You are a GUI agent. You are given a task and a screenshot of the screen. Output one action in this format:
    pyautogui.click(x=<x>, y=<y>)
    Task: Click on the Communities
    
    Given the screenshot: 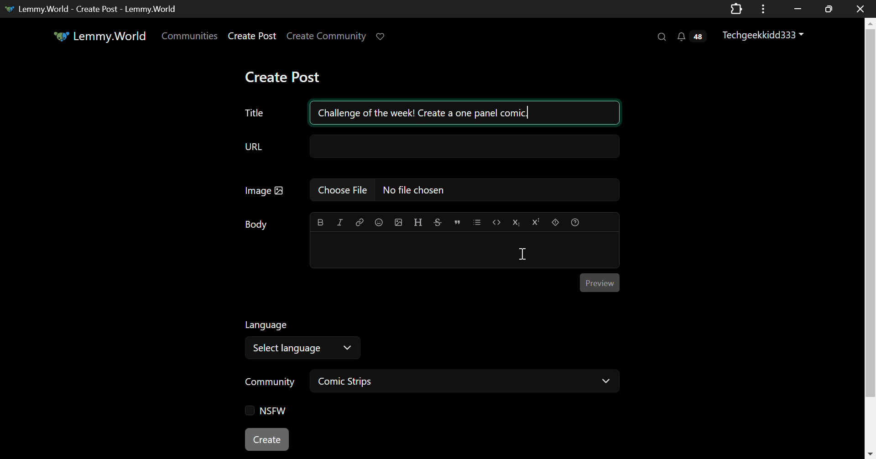 What is the action you would take?
    pyautogui.click(x=189, y=37)
    